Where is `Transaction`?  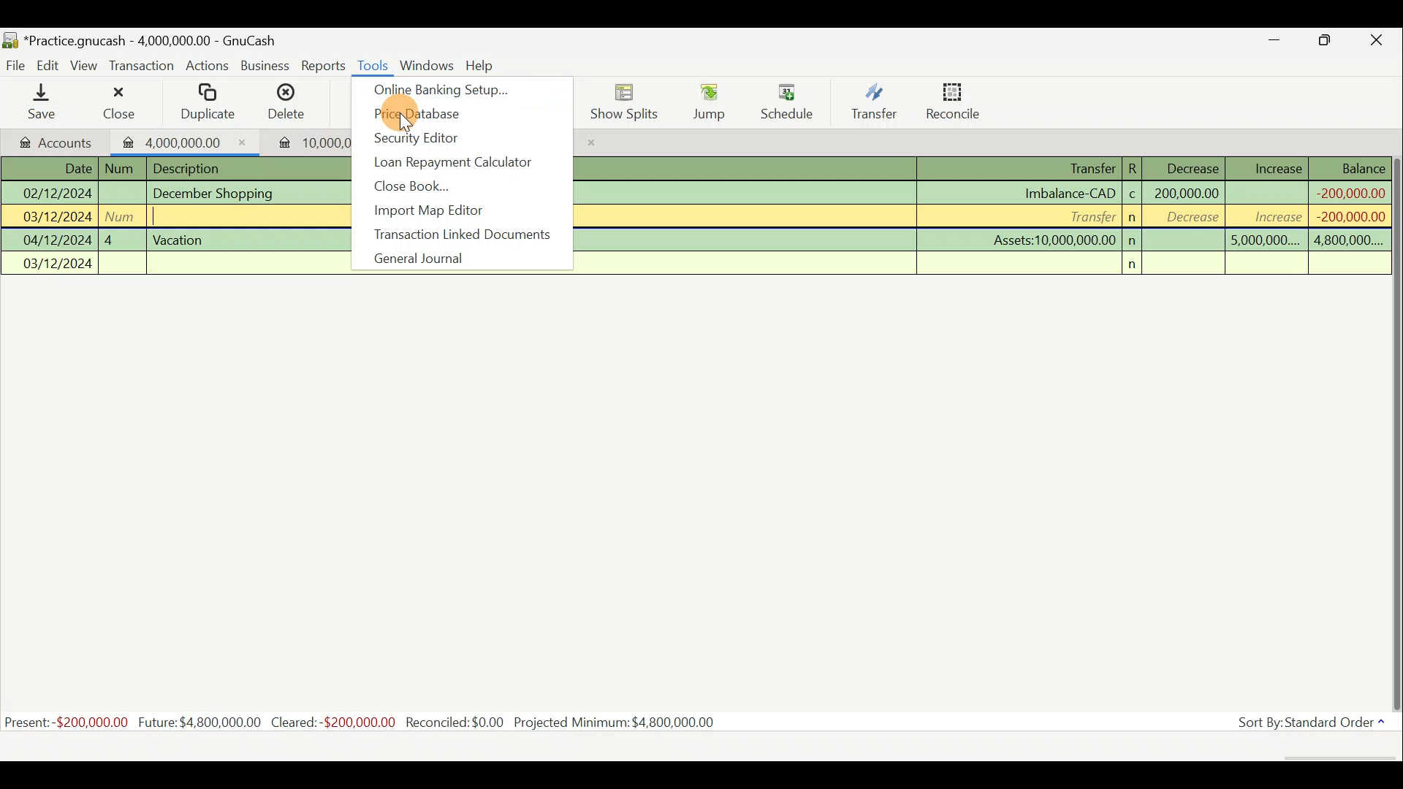
Transaction is located at coordinates (145, 67).